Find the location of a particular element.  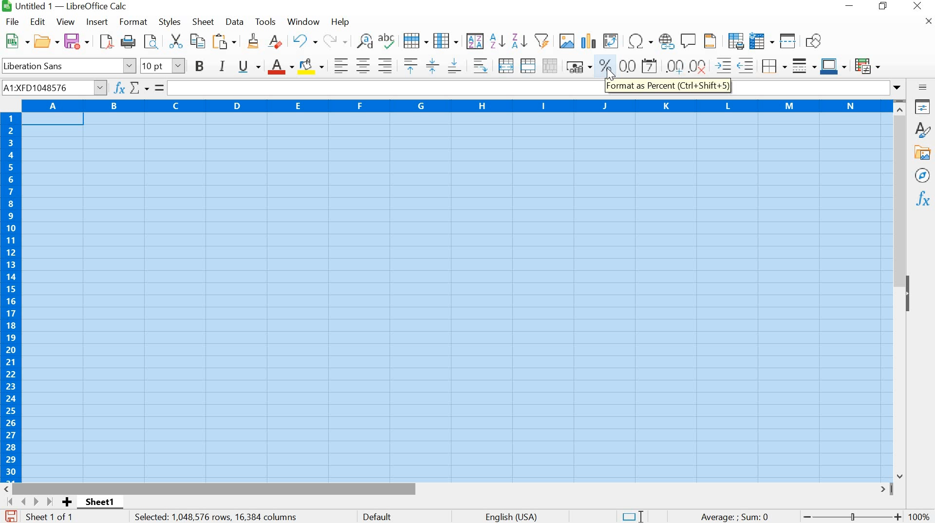

SHEET1 is located at coordinates (104, 503).